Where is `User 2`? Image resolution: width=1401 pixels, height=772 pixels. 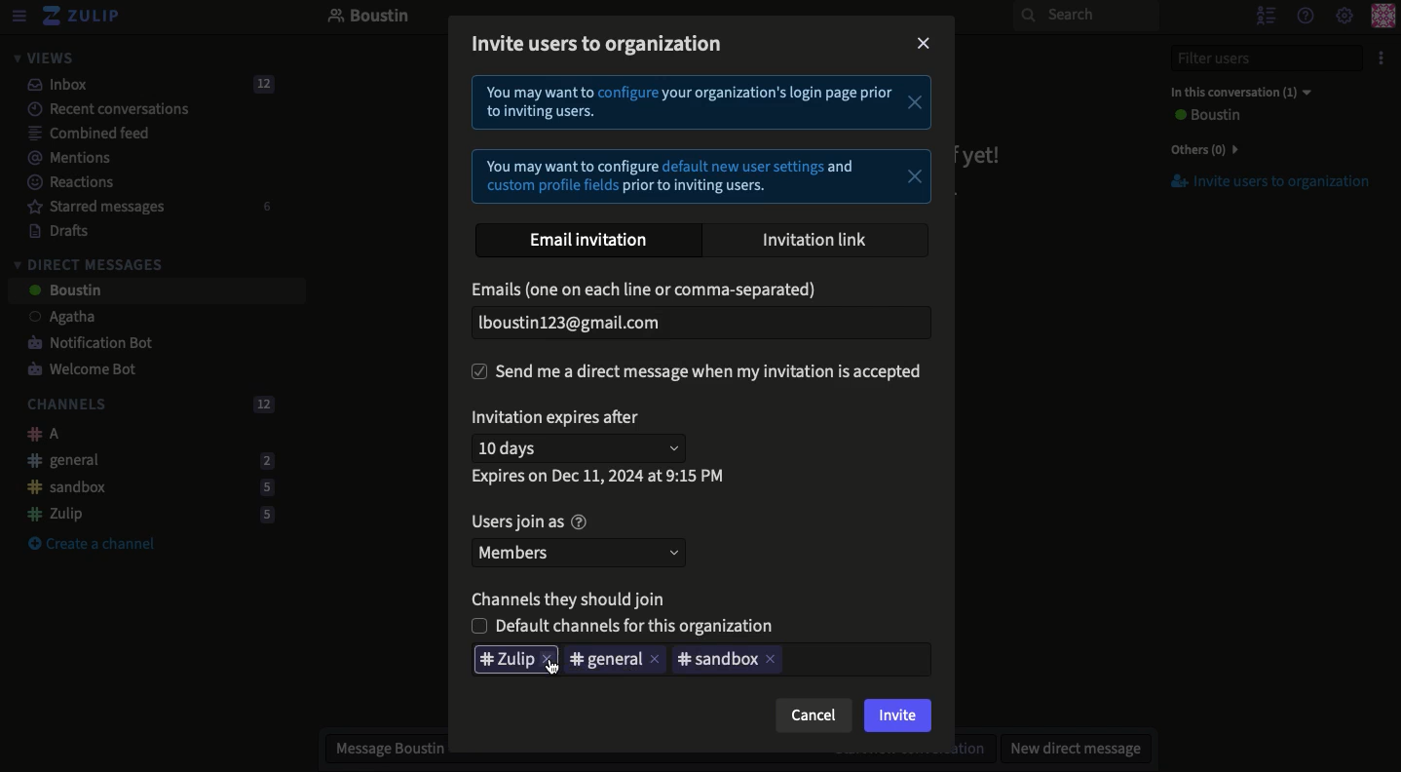
User 2 is located at coordinates (63, 291).